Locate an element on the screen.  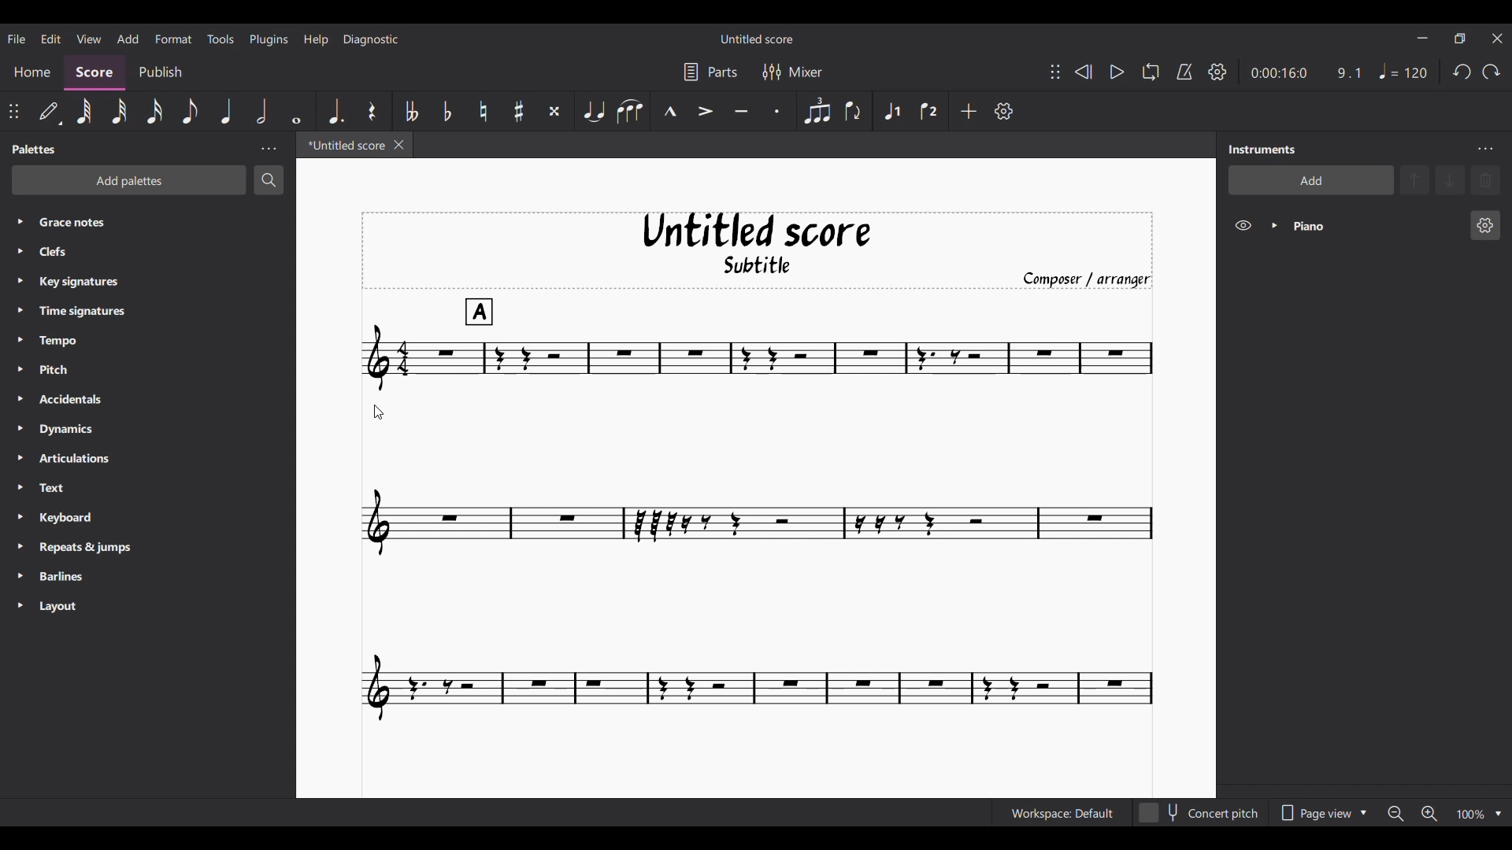
Toggle sharp is located at coordinates (519, 110).